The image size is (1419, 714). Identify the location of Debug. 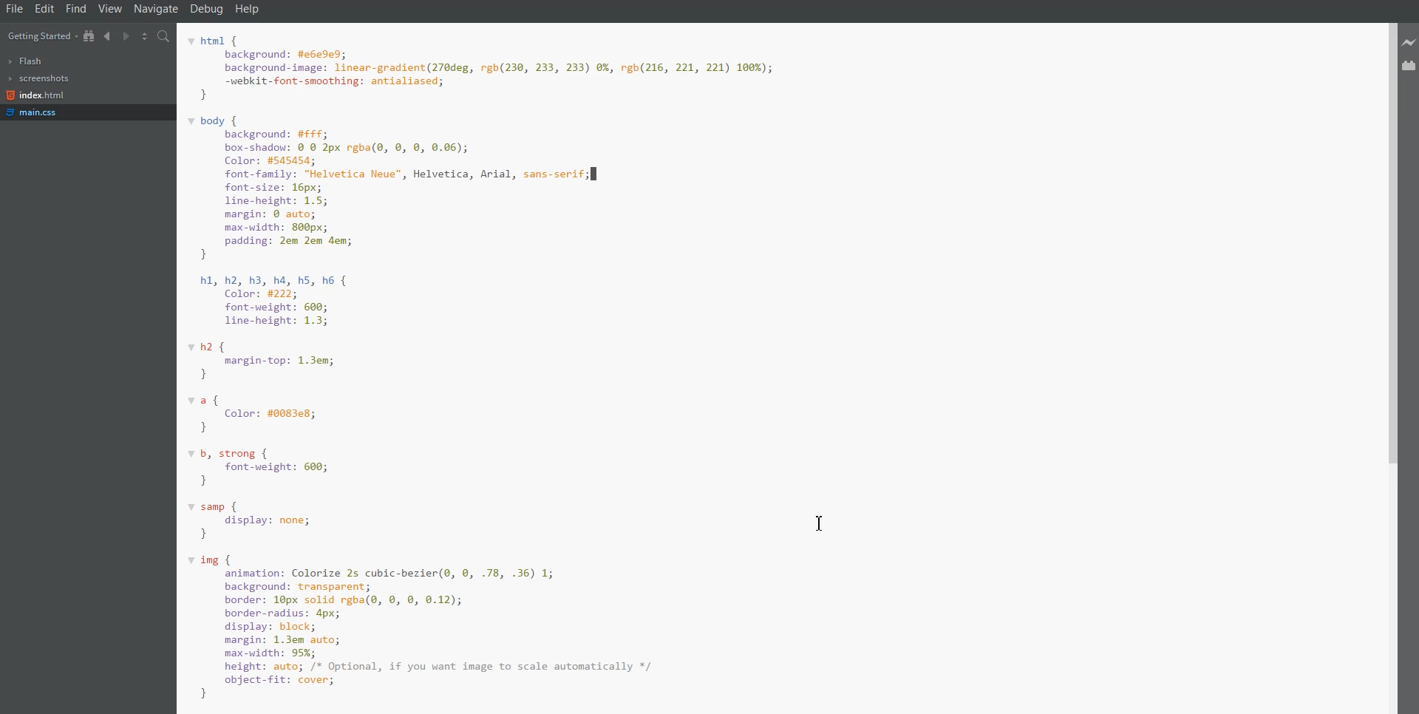
(208, 9).